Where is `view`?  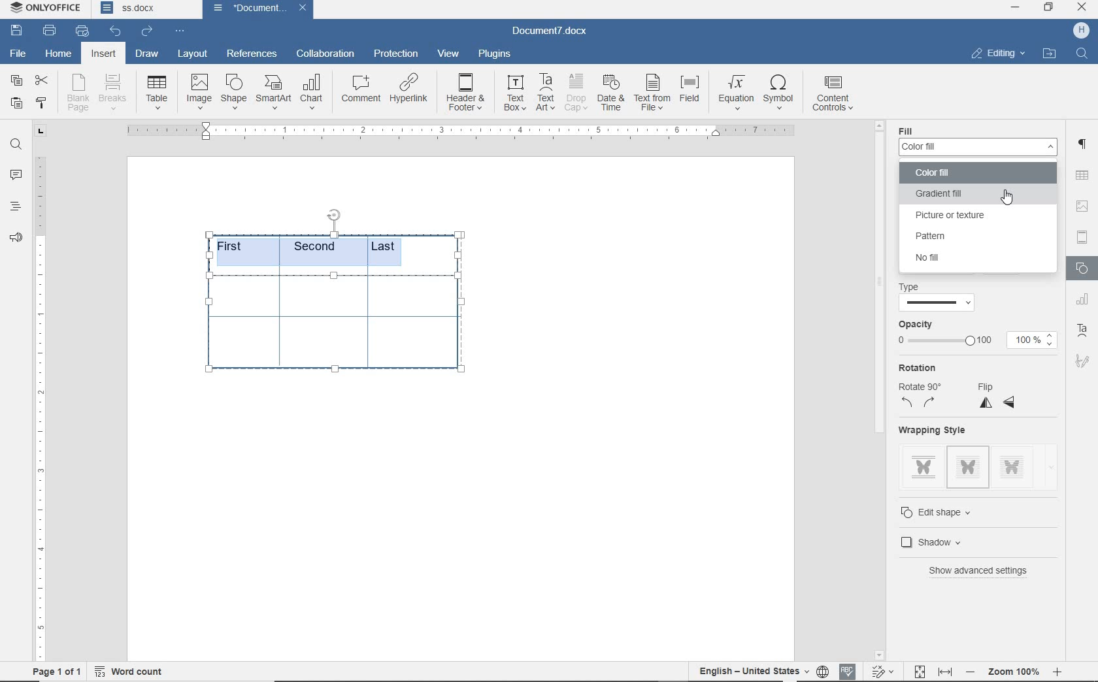 view is located at coordinates (449, 54).